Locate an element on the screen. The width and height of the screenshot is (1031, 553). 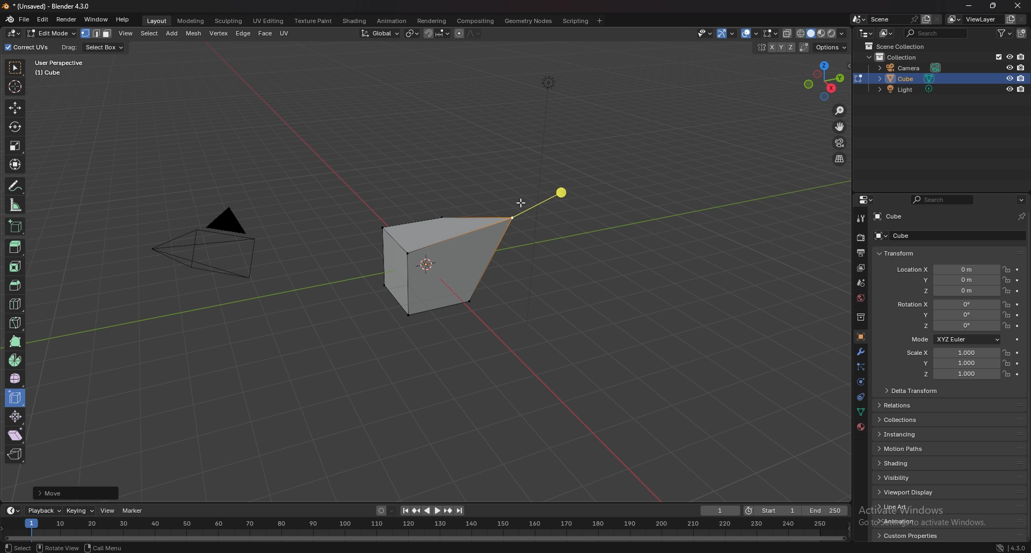
tool is located at coordinates (861, 219).